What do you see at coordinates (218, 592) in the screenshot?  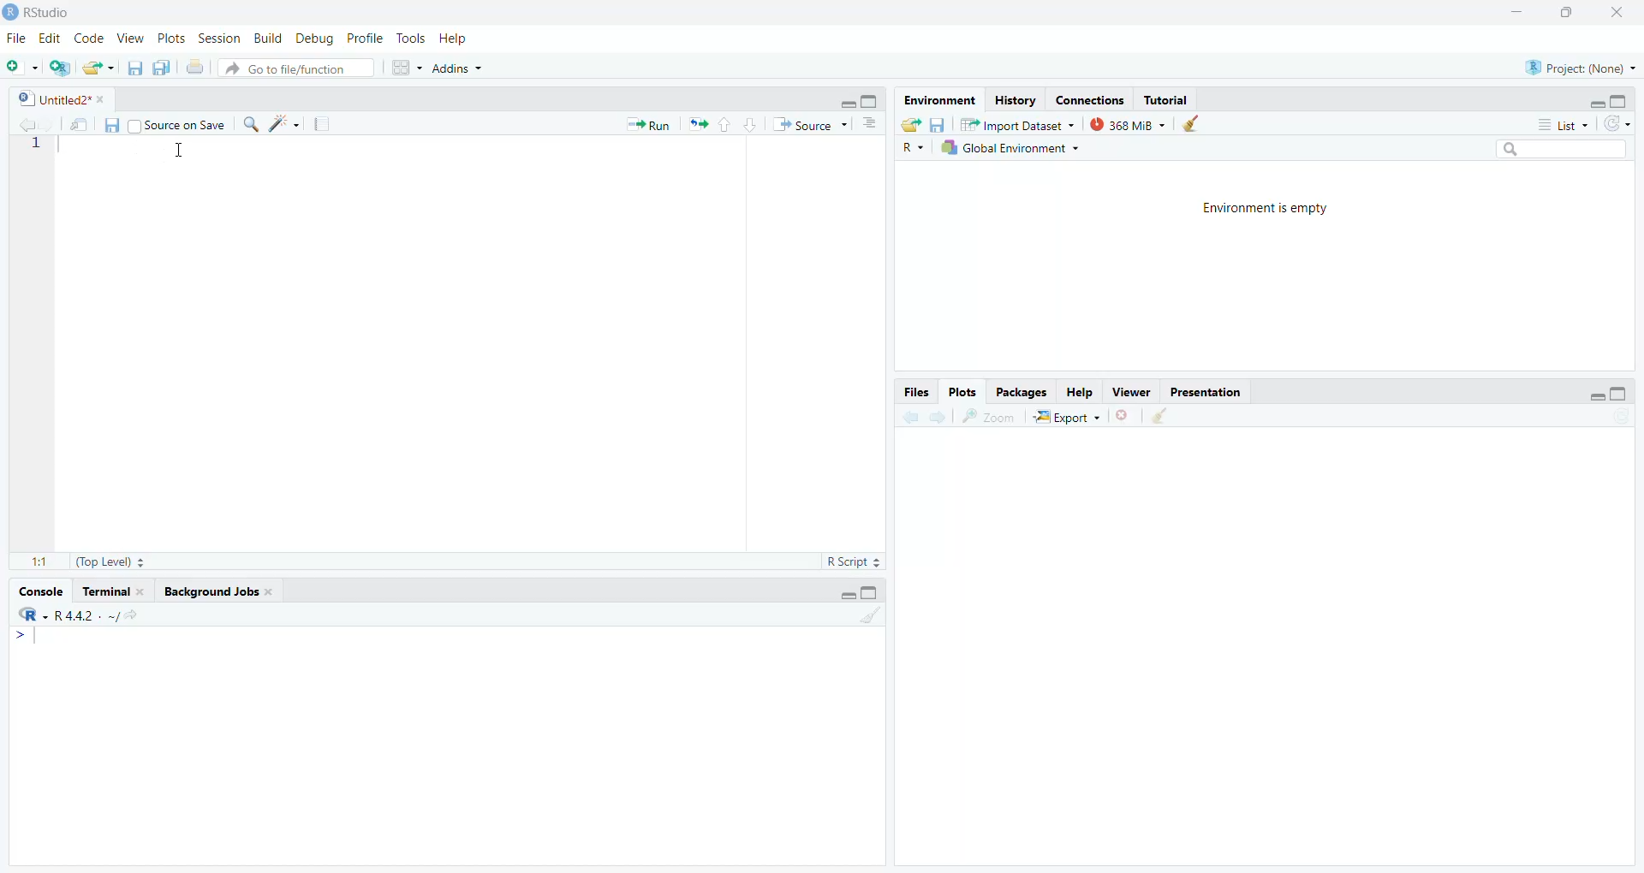 I see `Background Jobs` at bounding box center [218, 592].